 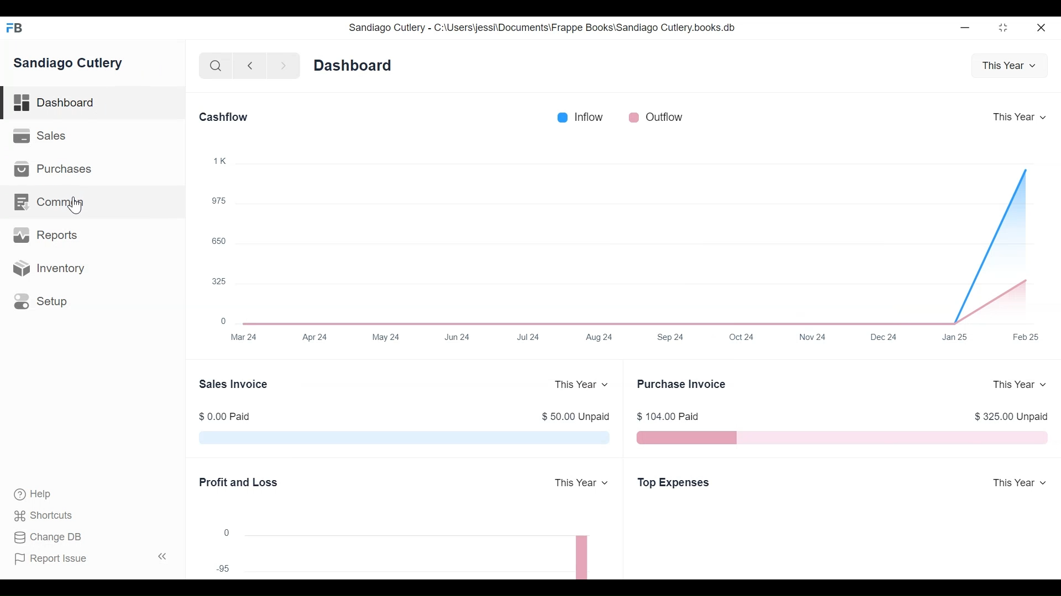 What do you see at coordinates (670, 417) in the screenshot?
I see `$ 104.00 Paid` at bounding box center [670, 417].